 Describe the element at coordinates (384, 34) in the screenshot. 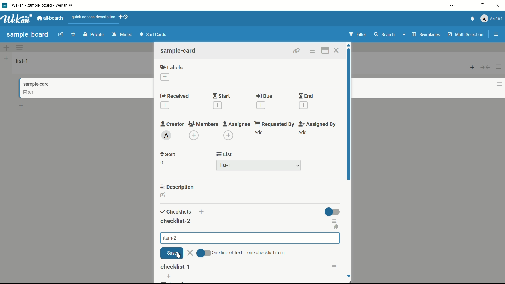

I see `search` at that location.